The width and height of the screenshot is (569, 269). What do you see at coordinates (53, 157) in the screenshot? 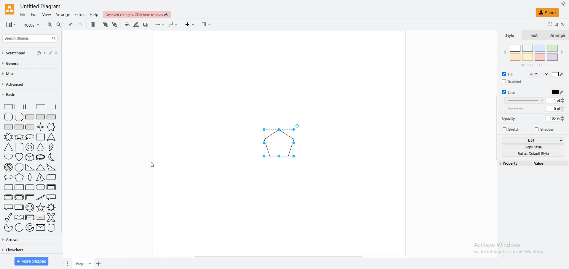
I see `moon` at bounding box center [53, 157].